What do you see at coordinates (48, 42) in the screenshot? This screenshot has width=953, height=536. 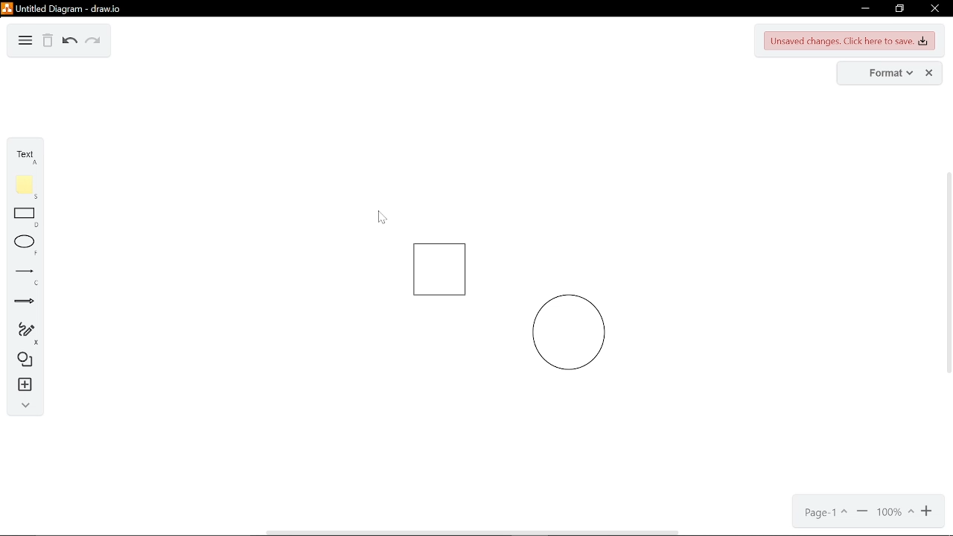 I see `delete` at bounding box center [48, 42].